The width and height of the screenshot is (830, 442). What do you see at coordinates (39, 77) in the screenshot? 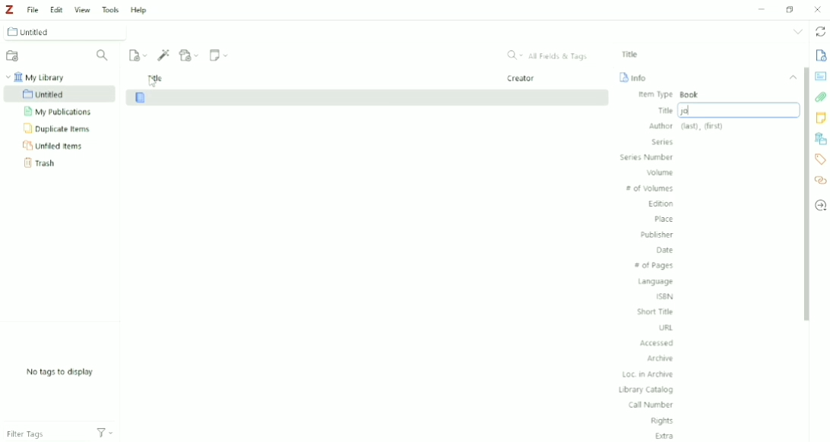
I see `My Library` at bounding box center [39, 77].